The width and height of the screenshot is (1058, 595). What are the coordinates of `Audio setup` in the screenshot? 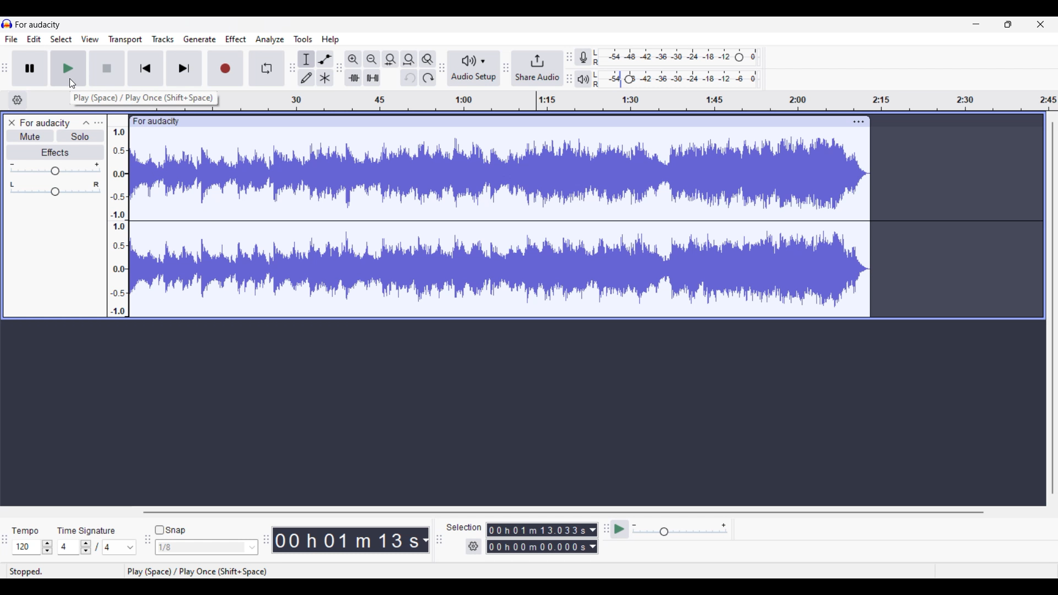 It's located at (474, 68).